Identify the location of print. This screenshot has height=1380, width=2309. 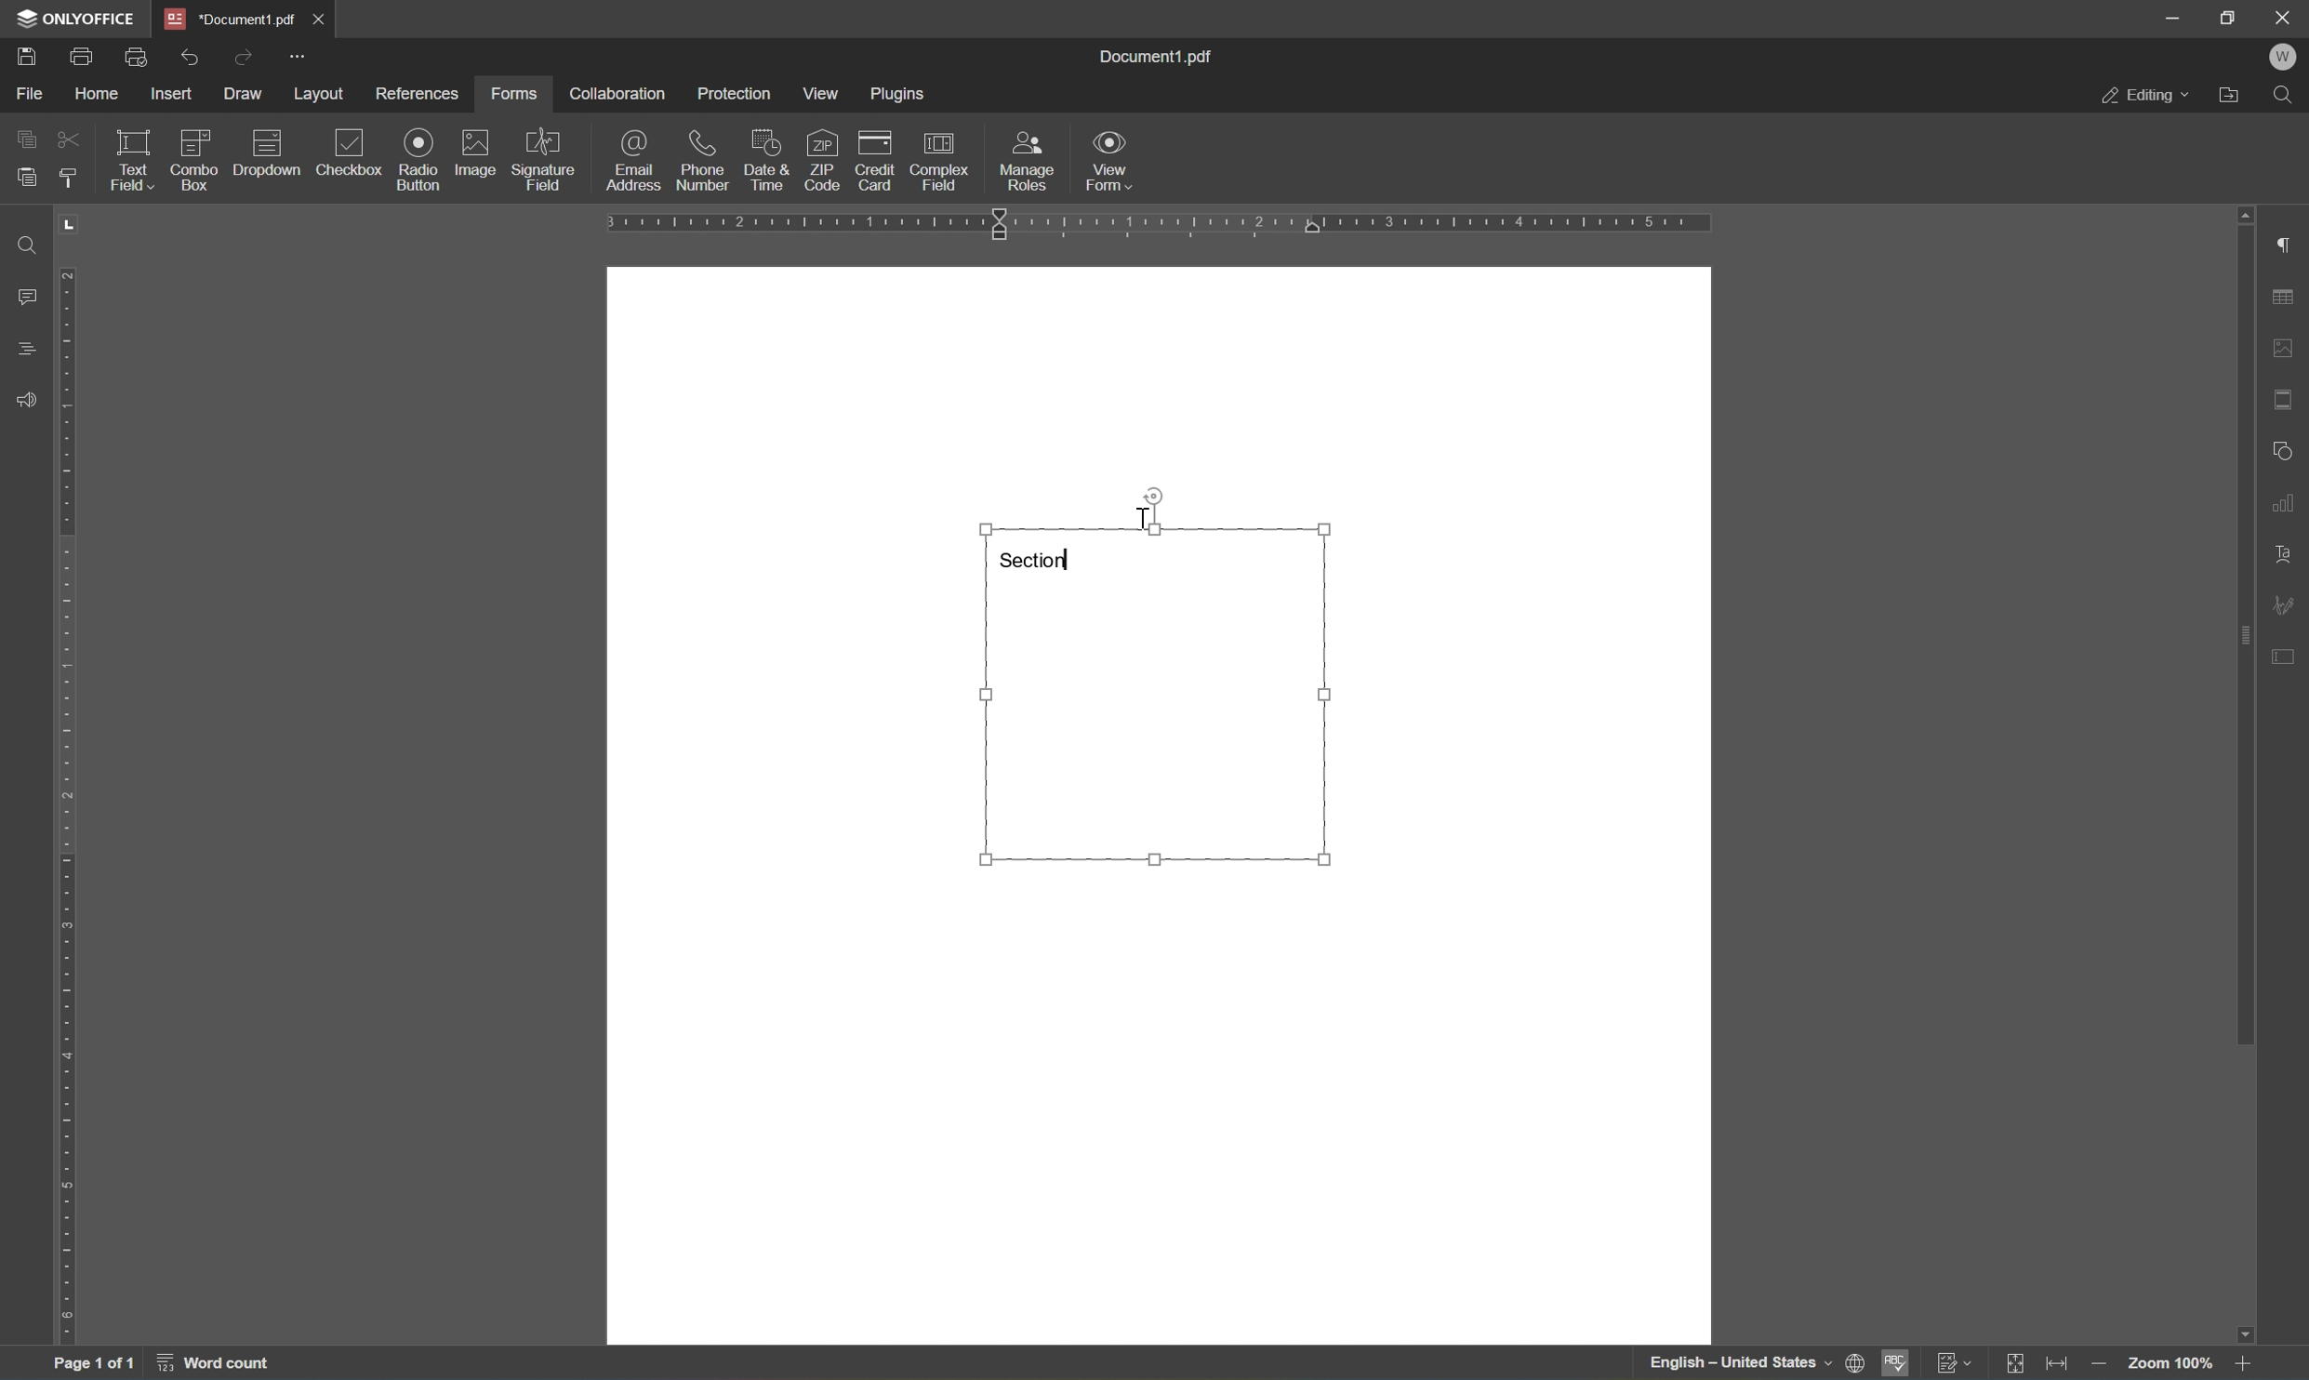
(81, 55).